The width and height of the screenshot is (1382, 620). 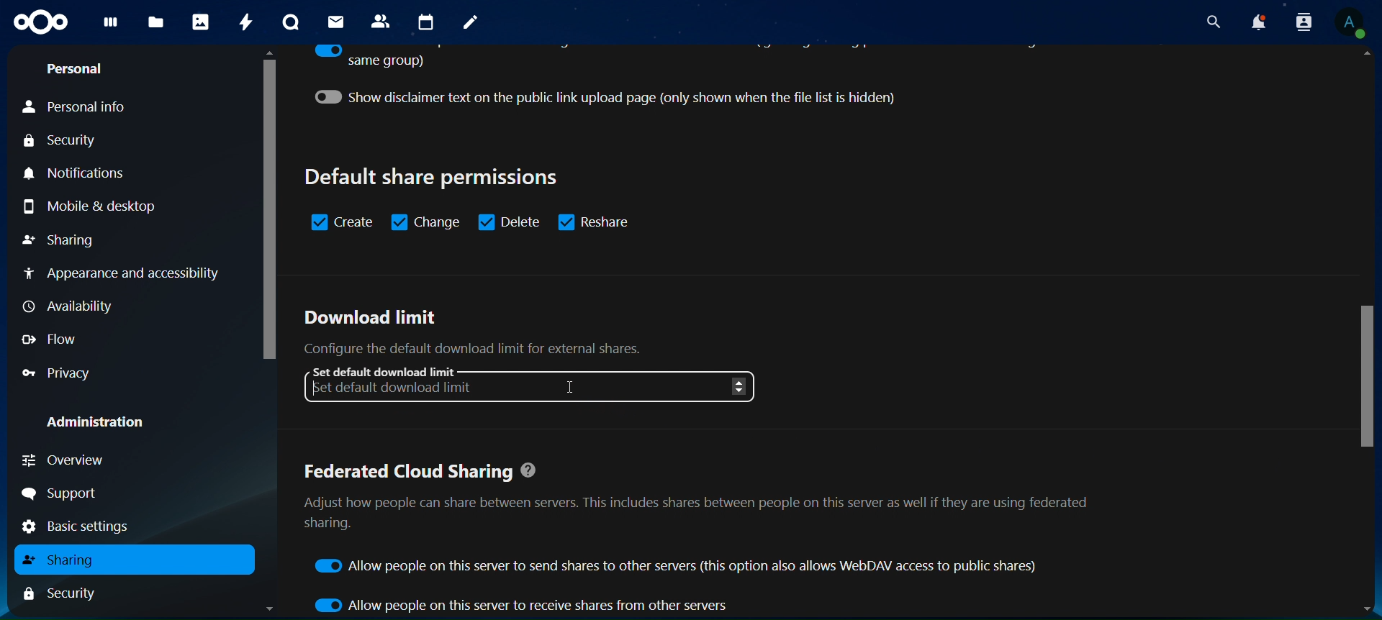 I want to click on overview, so click(x=75, y=458).